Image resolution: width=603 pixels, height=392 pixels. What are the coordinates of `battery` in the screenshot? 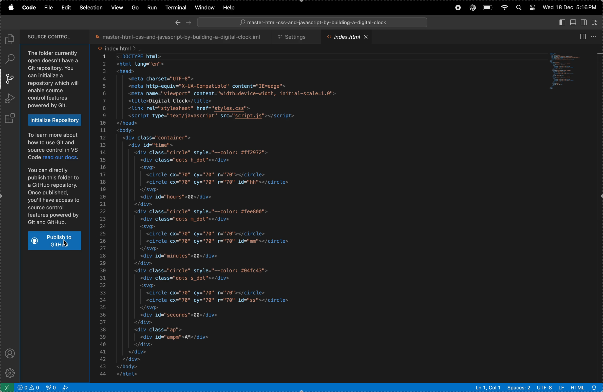 It's located at (487, 8).